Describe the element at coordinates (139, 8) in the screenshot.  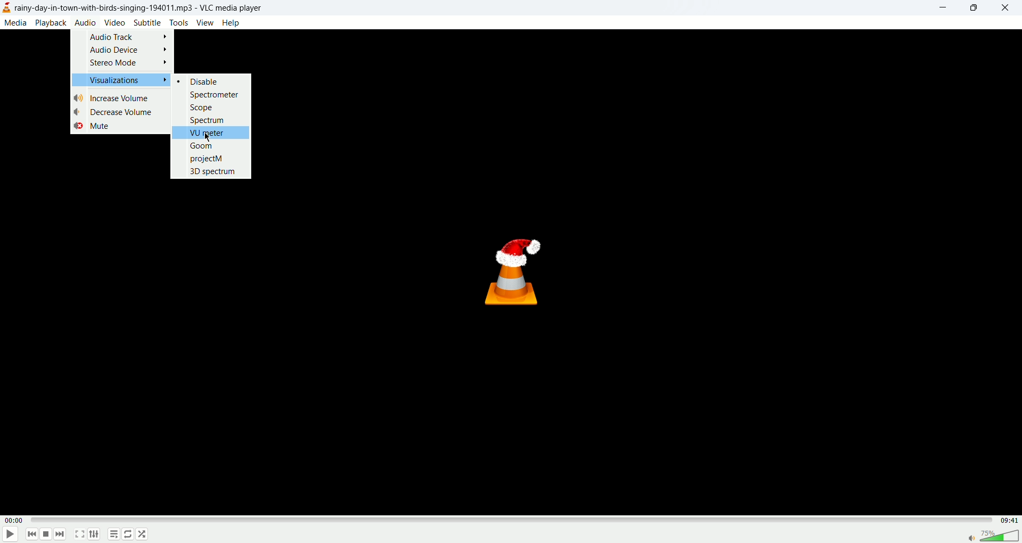
I see `title` at that location.